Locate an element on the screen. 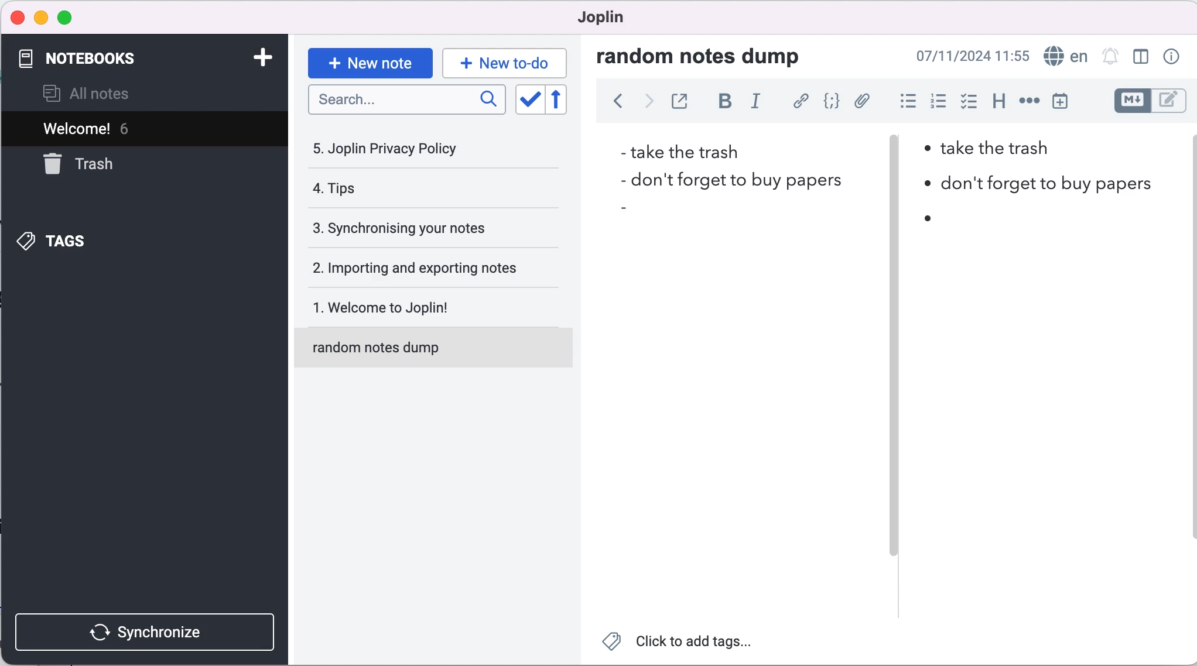 This screenshot has width=1197, height=666. reverse sort order is located at coordinates (566, 100).